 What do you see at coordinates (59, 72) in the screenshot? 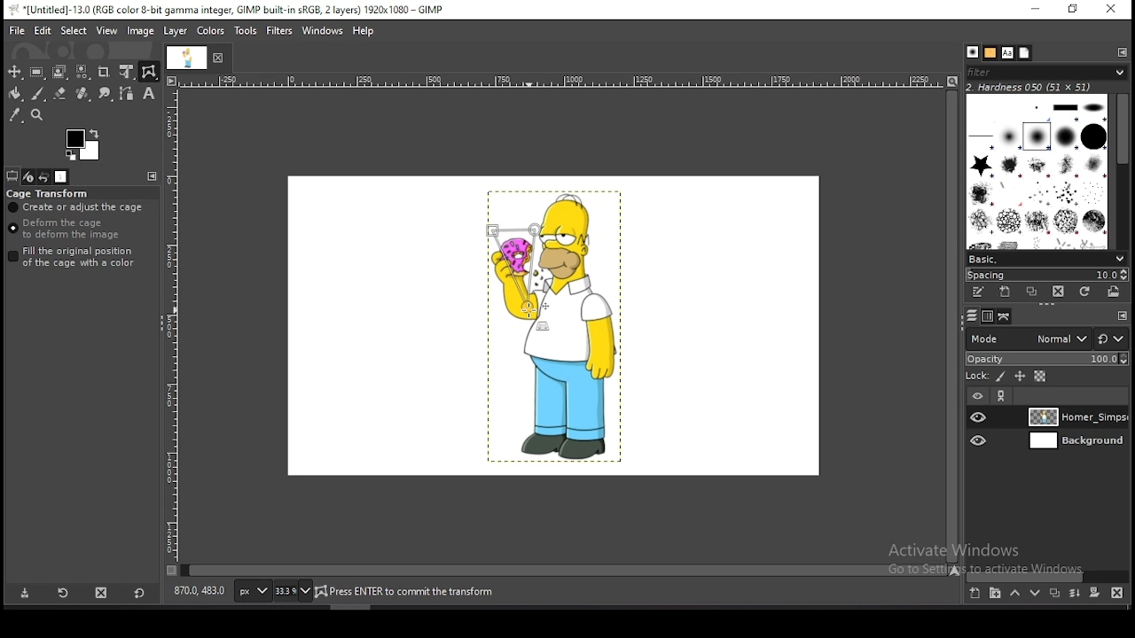
I see `foreground select tool` at bounding box center [59, 72].